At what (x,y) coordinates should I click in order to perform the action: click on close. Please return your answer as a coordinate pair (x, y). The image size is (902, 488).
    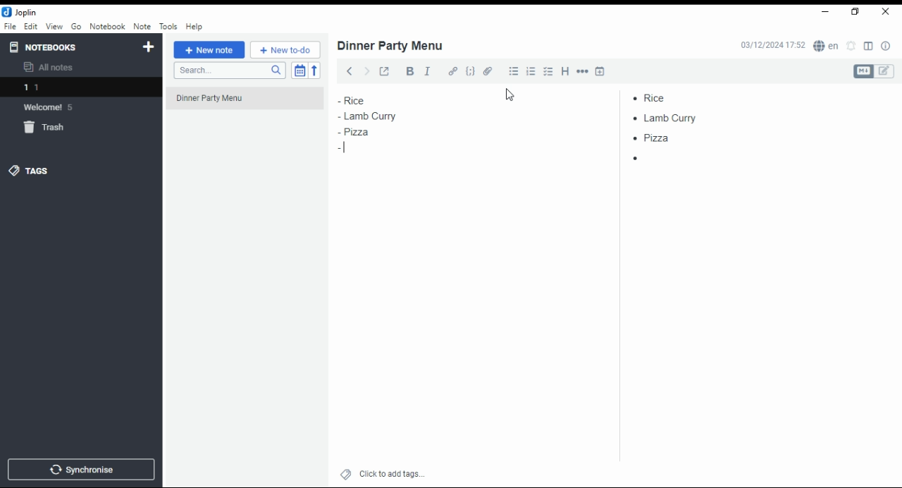
    Looking at the image, I should click on (885, 13).